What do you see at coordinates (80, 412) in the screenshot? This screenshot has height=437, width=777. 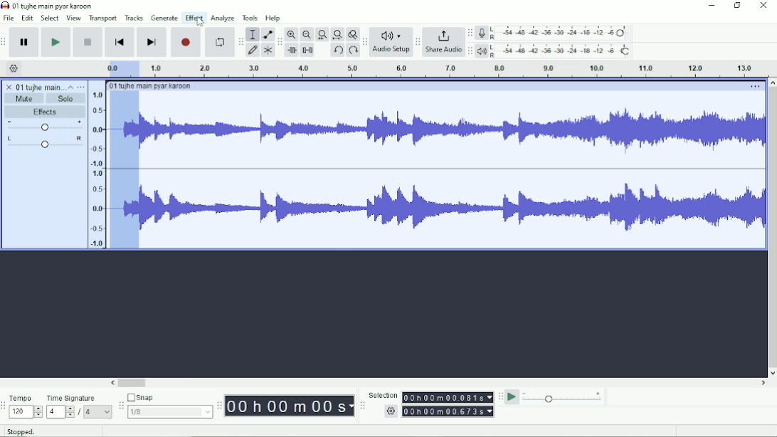 I see `/` at bounding box center [80, 412].